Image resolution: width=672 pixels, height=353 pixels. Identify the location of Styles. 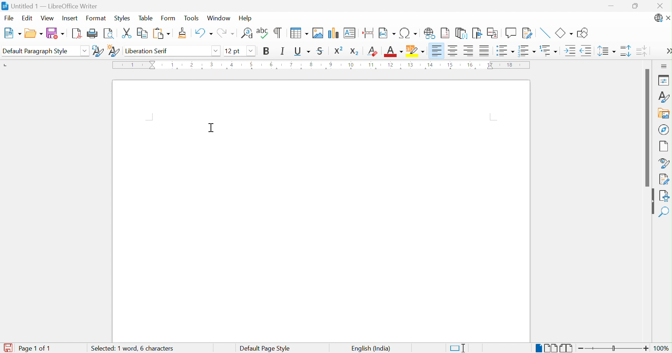
(122, 18).